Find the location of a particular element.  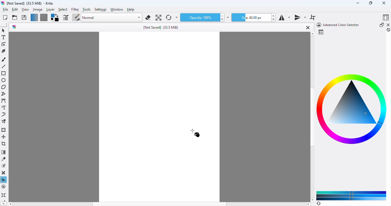

open an existing document is located at coordinates (15, 17).